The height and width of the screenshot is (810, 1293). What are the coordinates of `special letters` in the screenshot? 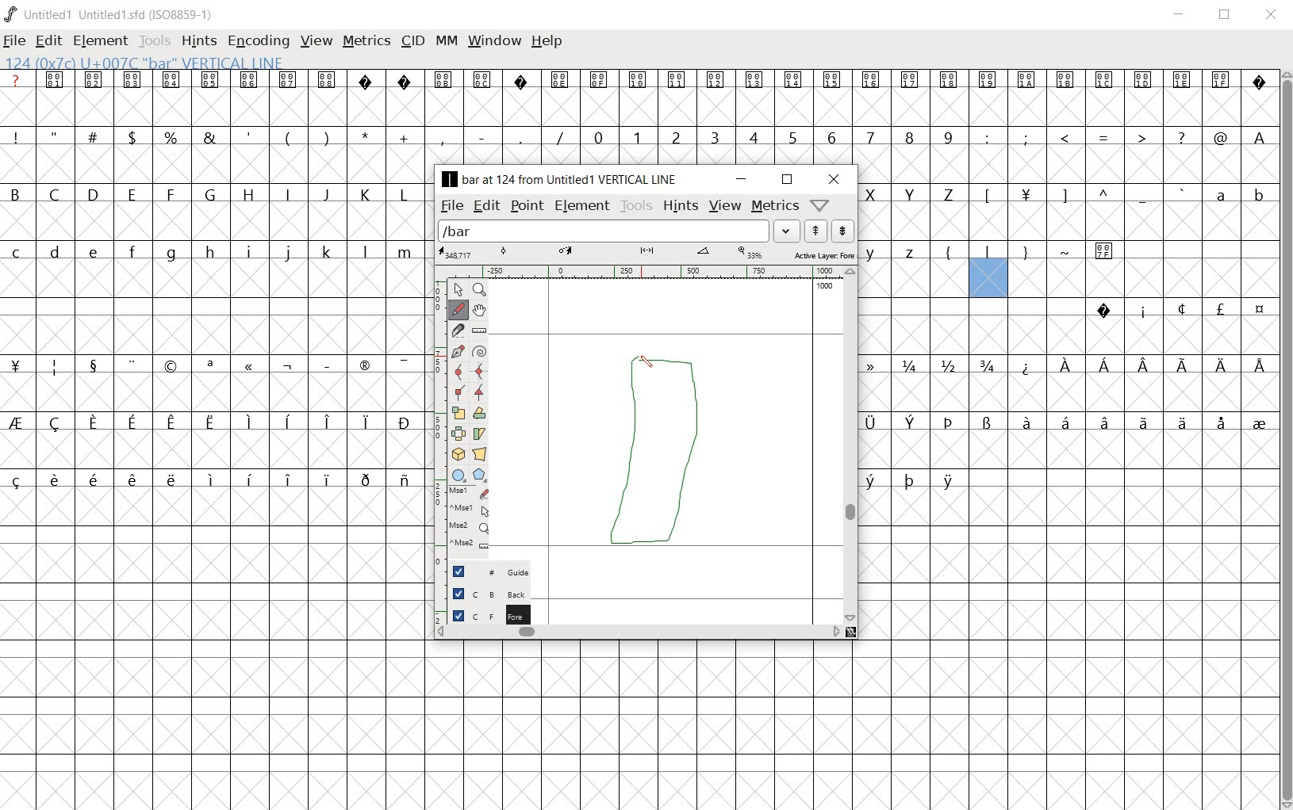 It's located at (217, 480).